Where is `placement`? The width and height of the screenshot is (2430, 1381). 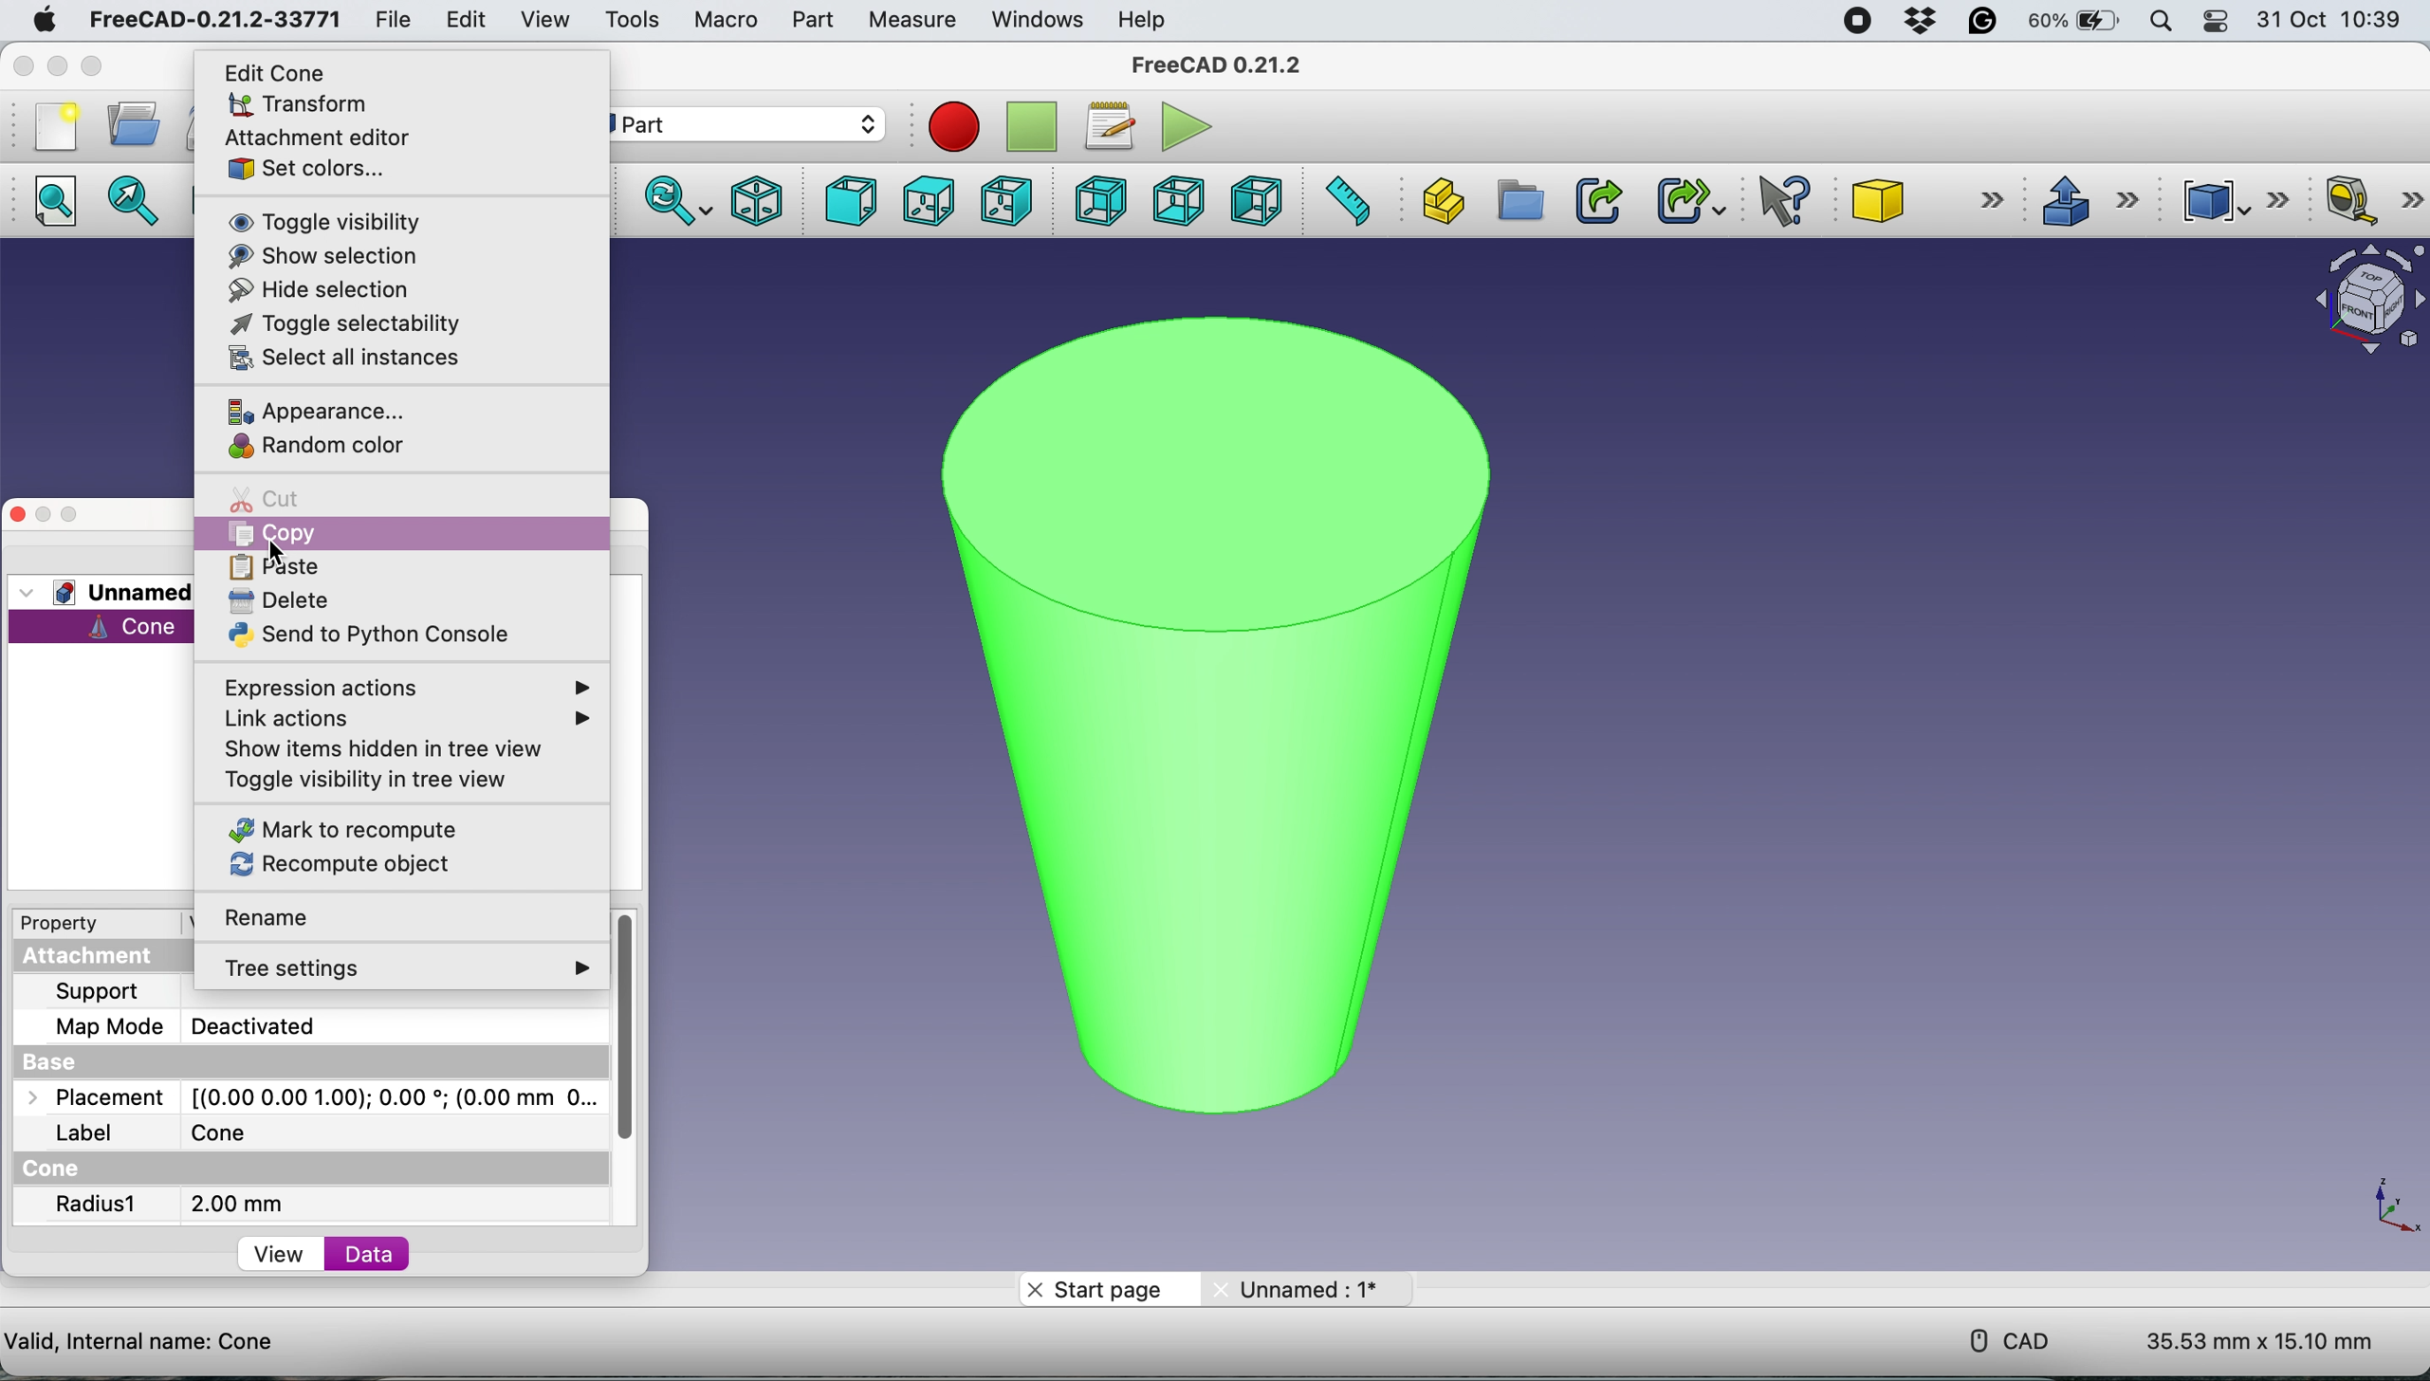 placement is located at coordinates (304, 1099).